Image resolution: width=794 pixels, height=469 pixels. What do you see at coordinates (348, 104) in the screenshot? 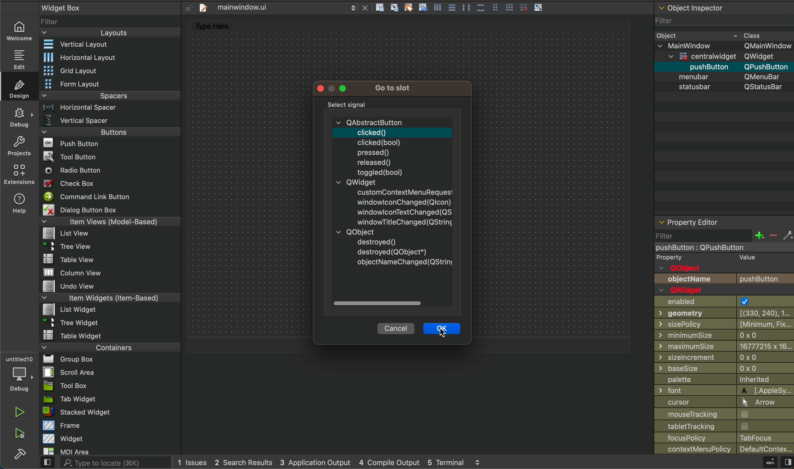
I see `Select sianal` at bounding box center [348, 104].